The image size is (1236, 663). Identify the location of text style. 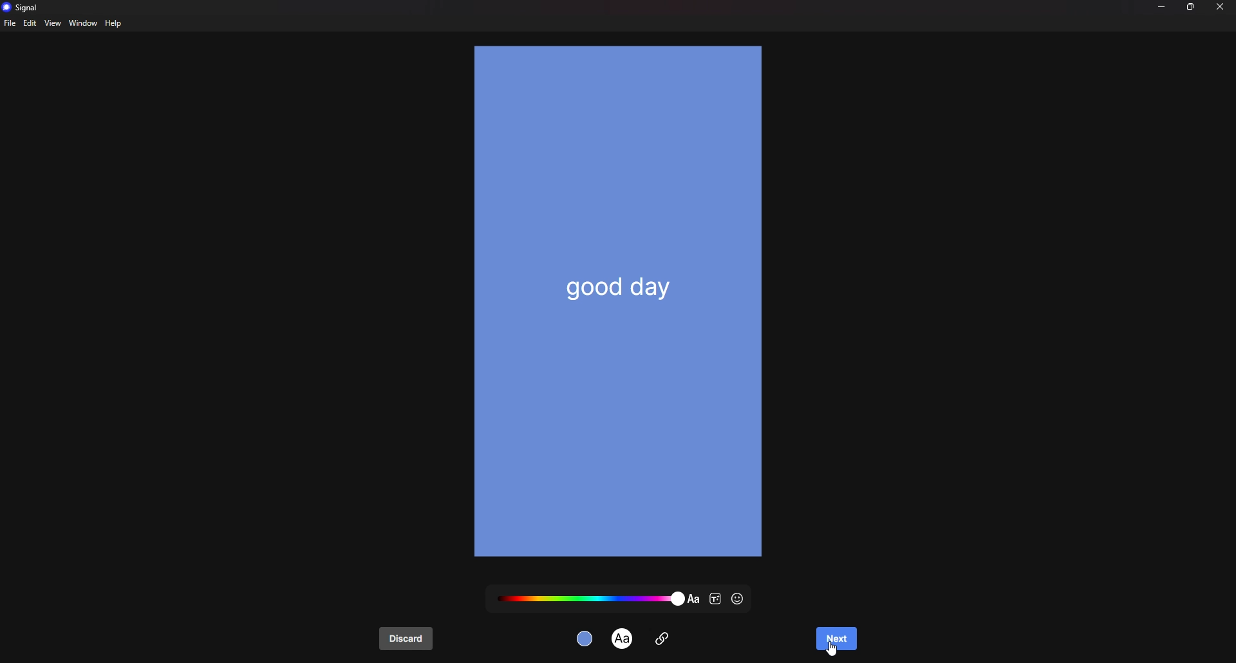
(716, 599).